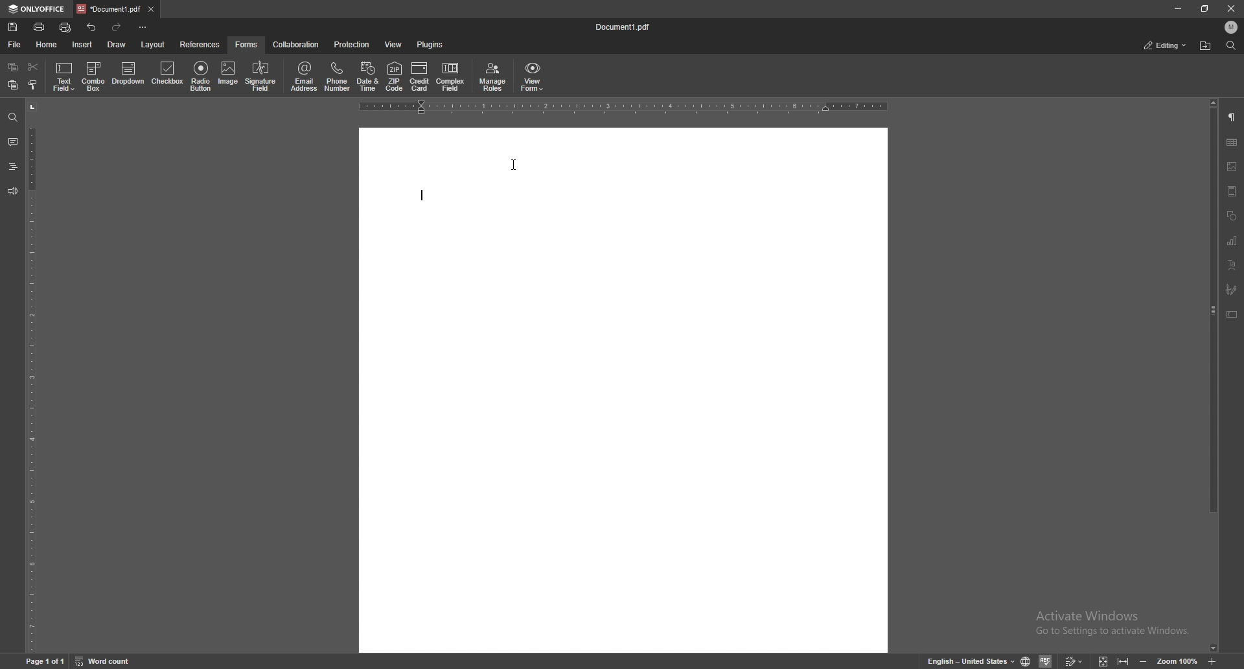 The image size is (1244, 669). What do you see at coordinates (82, 44) in the screenshot?
I see `insert` at bounding box center [82, 44].